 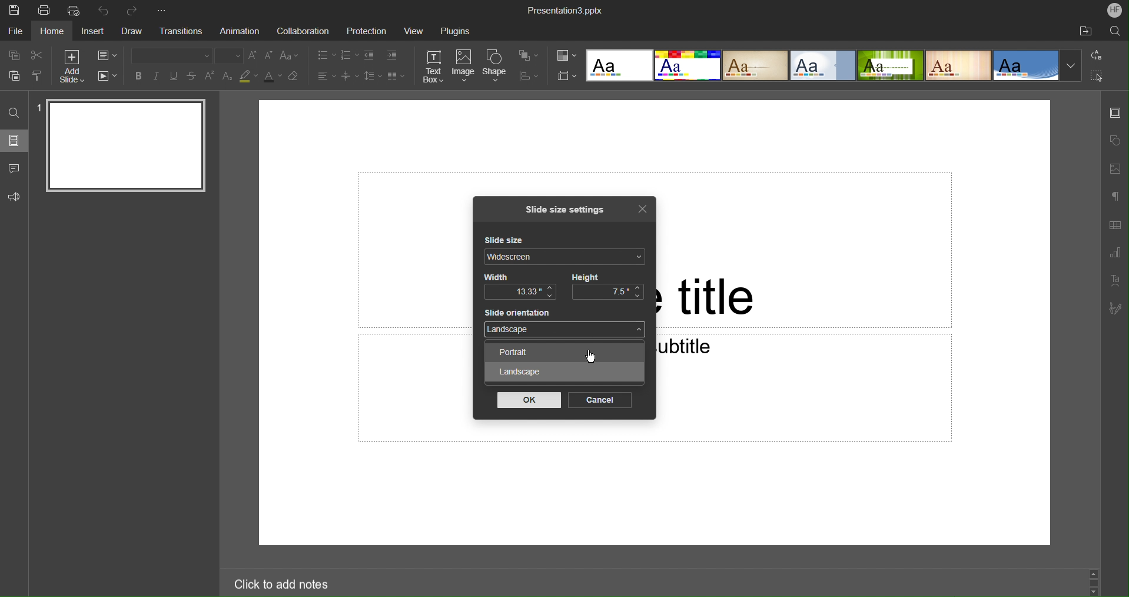 I want to click on Text Case, so click(x=290, y=56).